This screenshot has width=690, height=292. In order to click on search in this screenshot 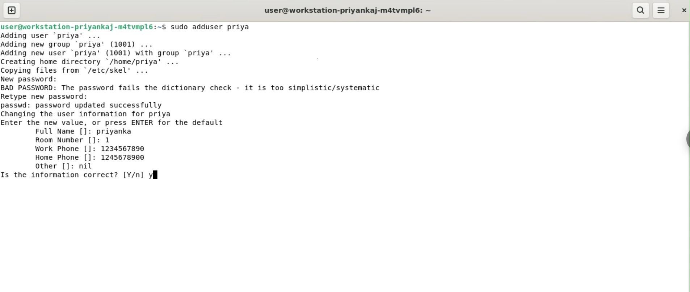, I will do `click(641, 10)`.